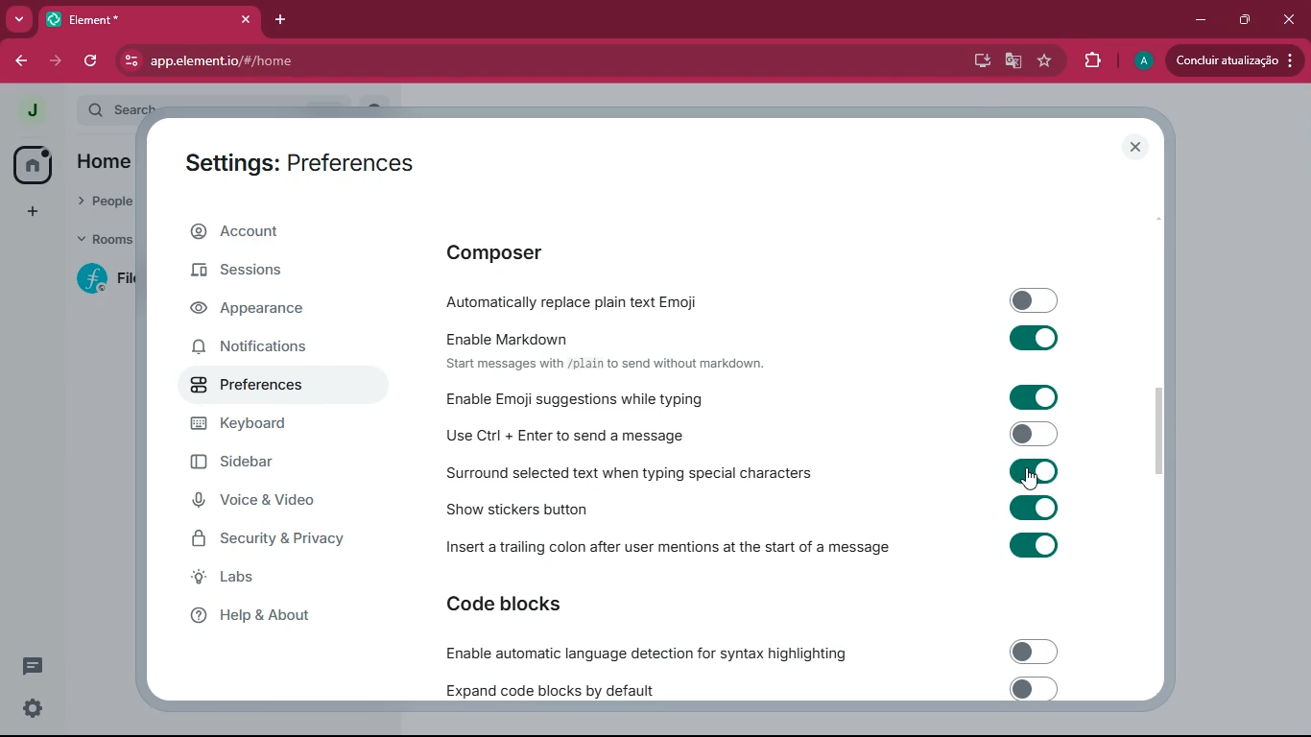 This screenshot has height=737, width=1311. I want to click on app.element.io/#/home, so click(335, 61).